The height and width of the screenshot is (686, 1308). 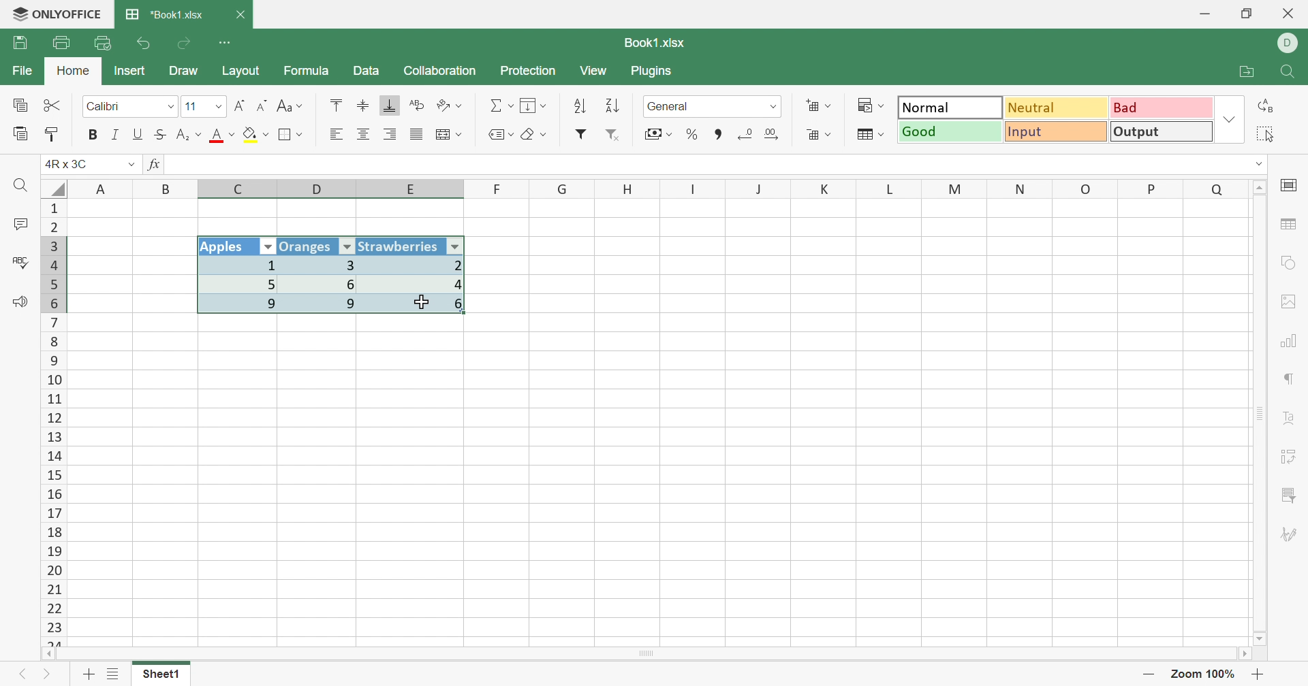 I want to click on I, so click(x=694, y=189).